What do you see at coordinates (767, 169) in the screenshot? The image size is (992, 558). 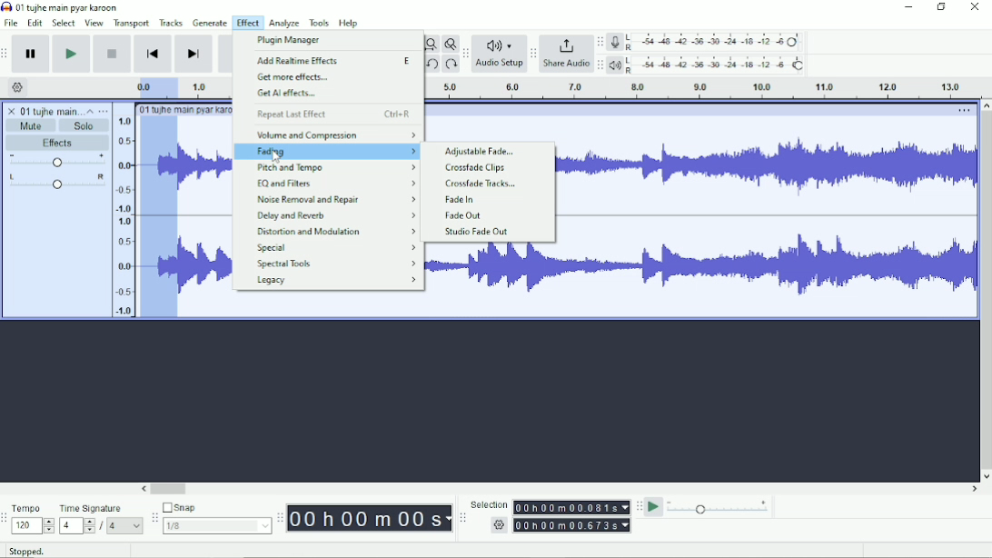 I see `Audio Waves` at bounding box center [767, 169].